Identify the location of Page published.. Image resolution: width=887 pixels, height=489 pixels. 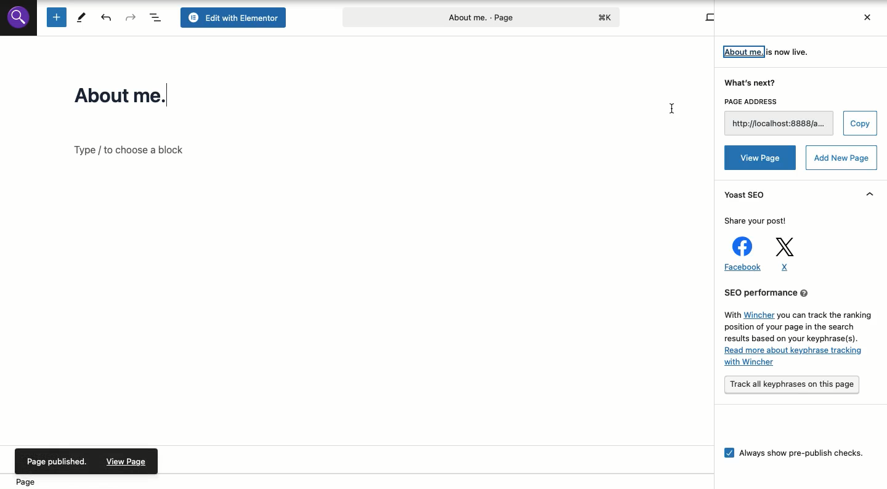
(57, 462).